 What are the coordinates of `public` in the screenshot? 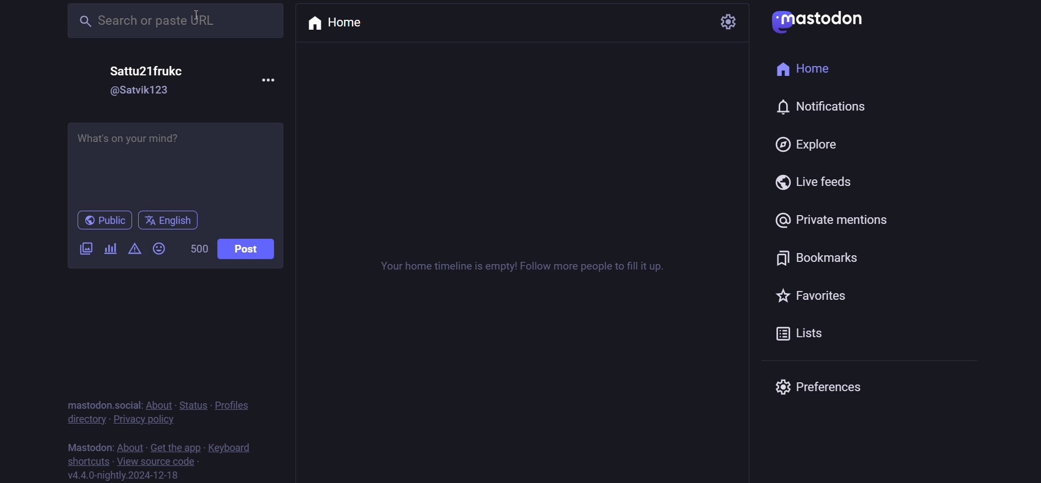 It's located at (103, 221).